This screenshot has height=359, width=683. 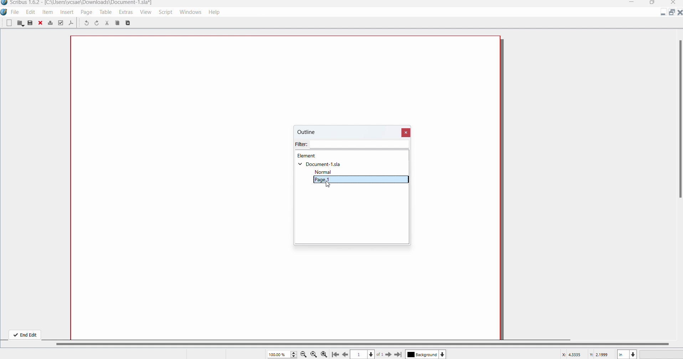 What do you see at coordinates (674, 3) in the screenshot?
I see `Close` at bounding box center [674, 3].